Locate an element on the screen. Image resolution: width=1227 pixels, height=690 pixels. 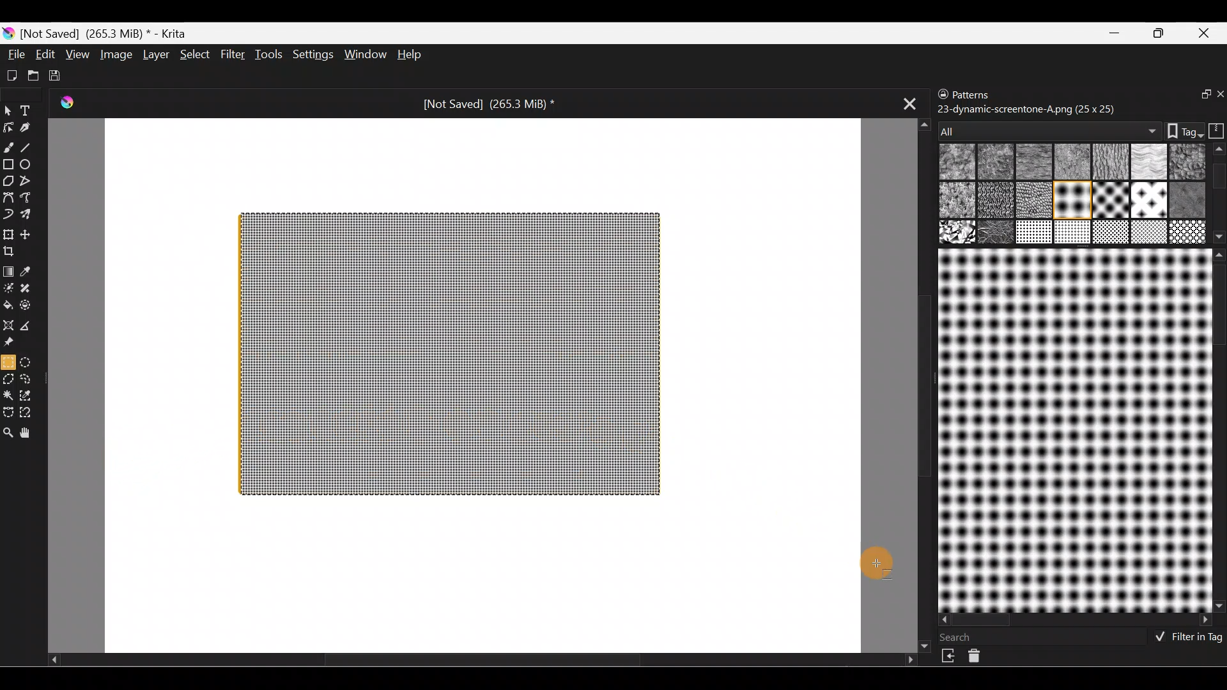
01 canvas.png is located at coordinates (955, 163).